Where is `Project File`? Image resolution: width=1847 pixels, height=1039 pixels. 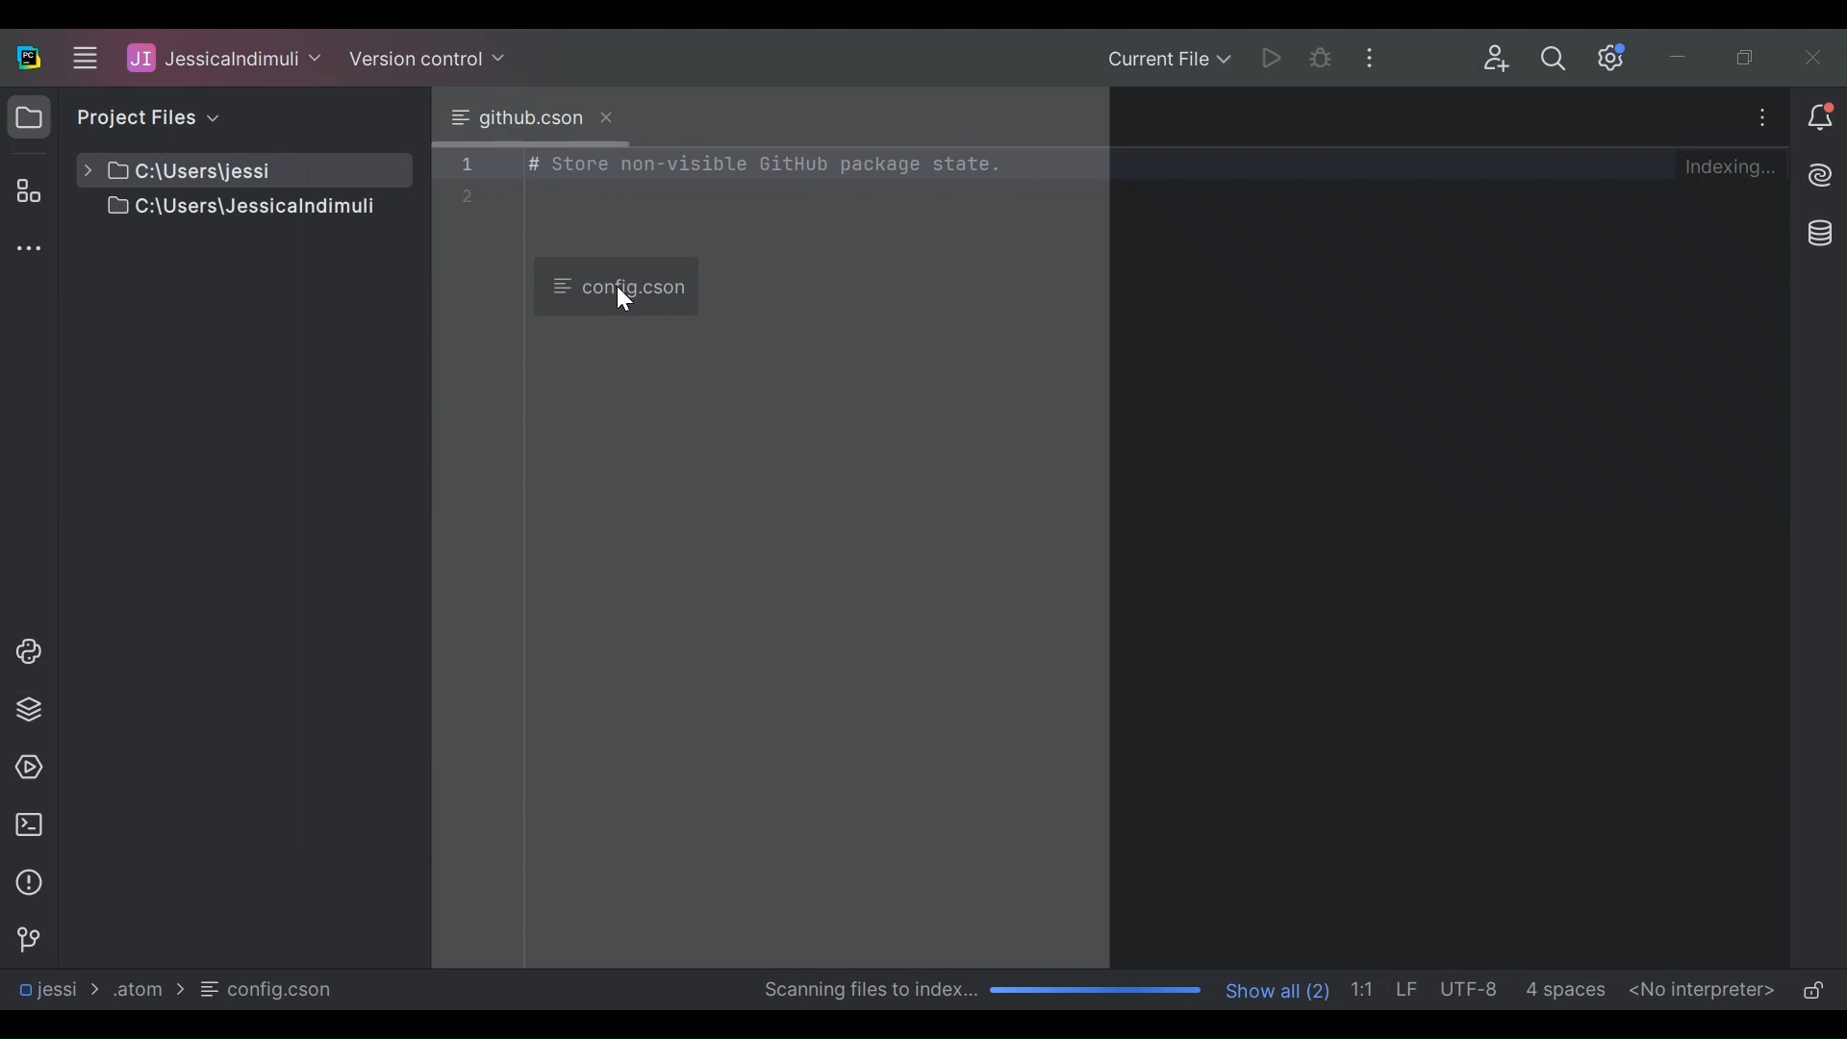 Project File is located at coordinates (220, 170).